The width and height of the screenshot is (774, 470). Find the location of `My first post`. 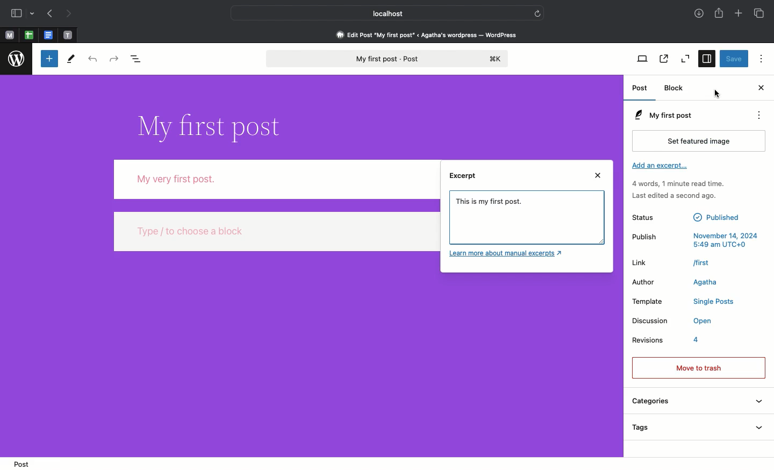

My first post is located at coordinates (662, 115).